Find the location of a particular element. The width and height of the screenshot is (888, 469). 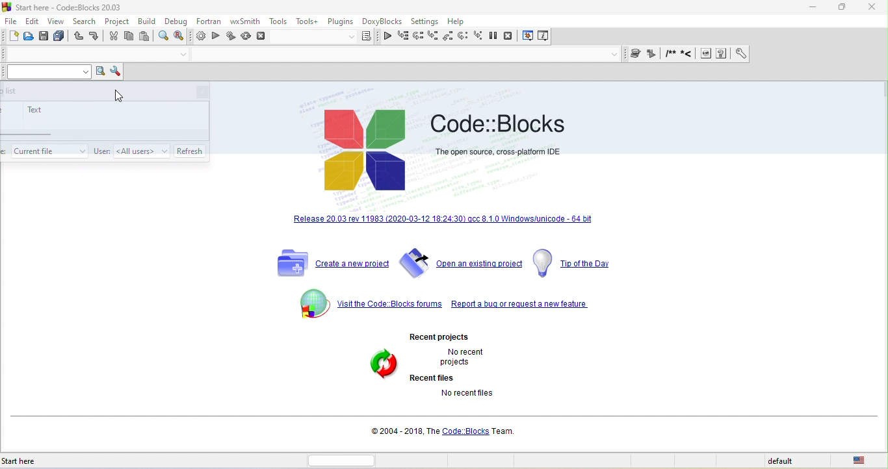

line comment is located at coordinates (689, 55).